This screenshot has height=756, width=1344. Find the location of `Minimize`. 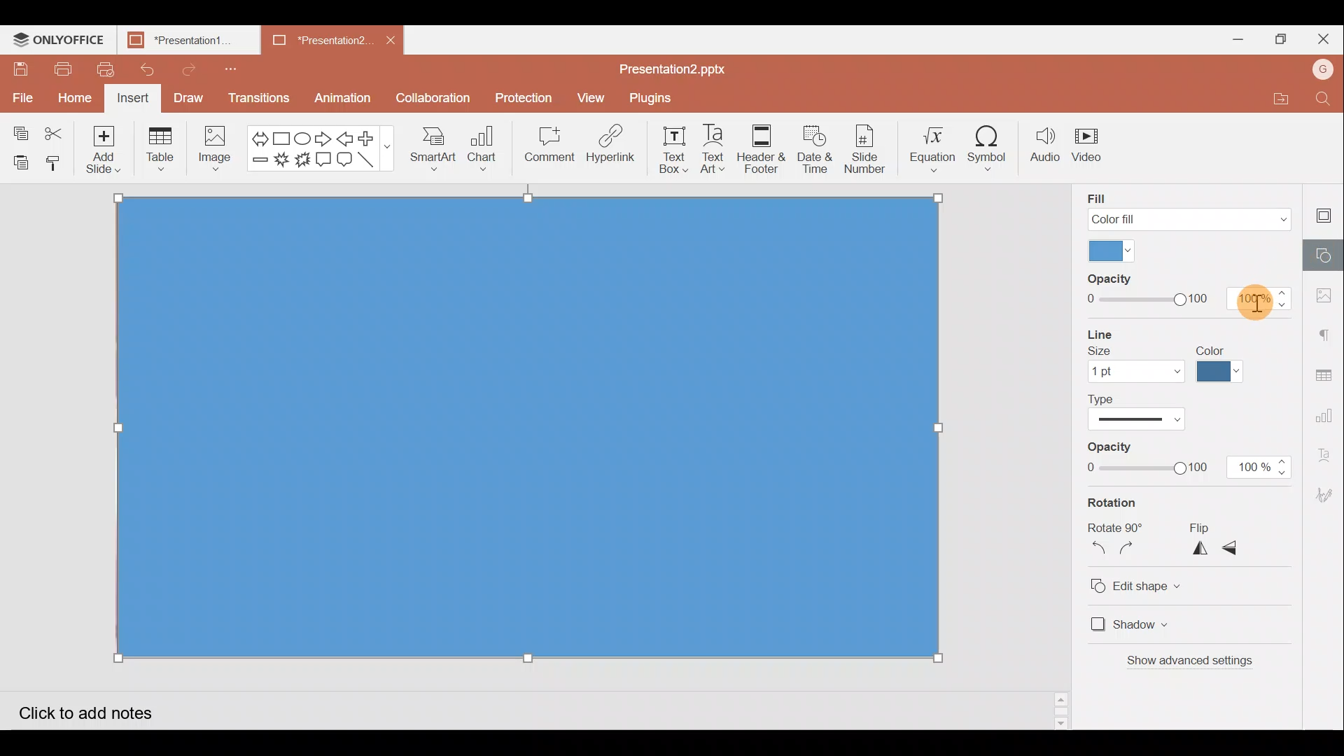

Minimize is located at coordinates (1238, 39).